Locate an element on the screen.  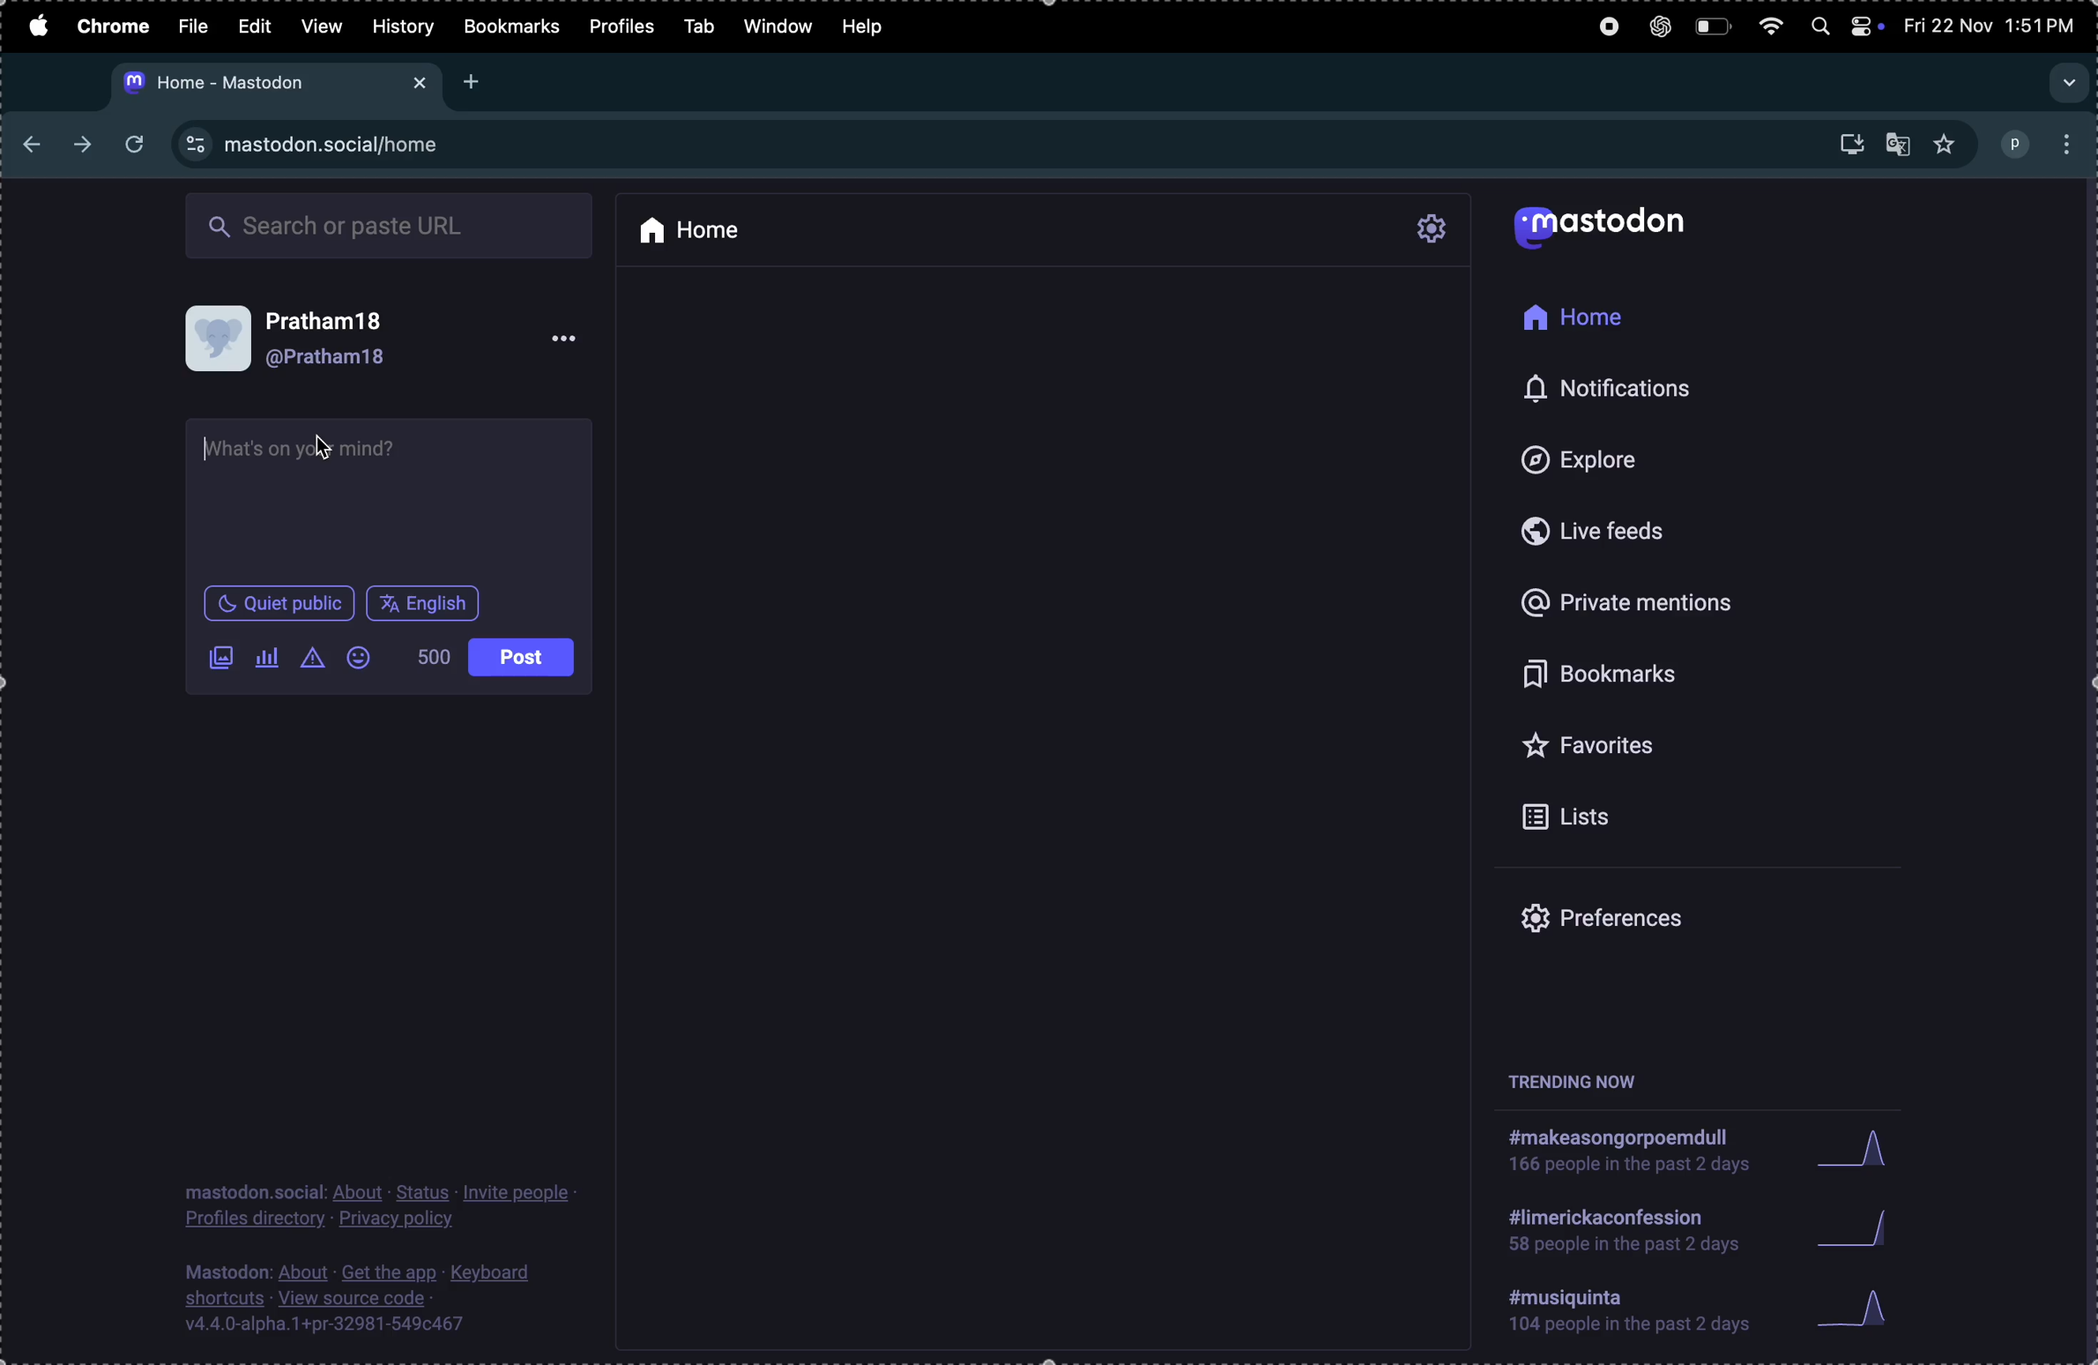
private mentions is located at coordinates (1637, 593).